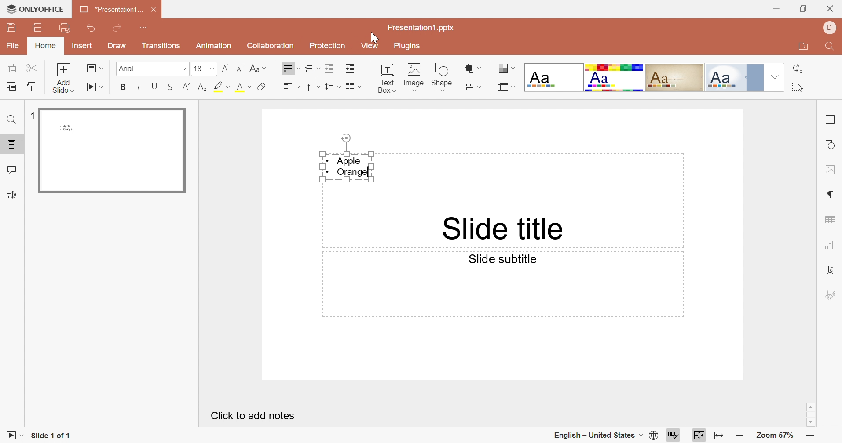 This screenshot has height=443, width=842. What do you see at coordinates (253, 414) in the screenshot?
I see `Click to add notes` at bounding box center [253, 414].